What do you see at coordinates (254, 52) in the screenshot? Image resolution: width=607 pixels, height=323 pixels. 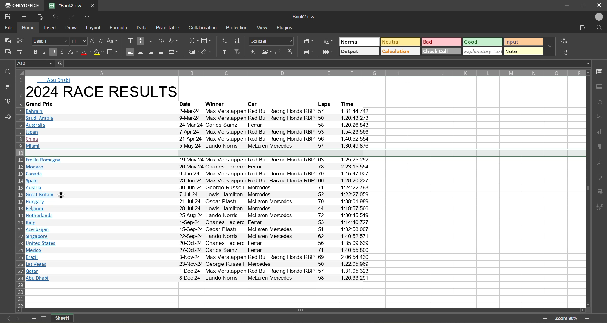 I see `percent` at bounding box center [254, 52].